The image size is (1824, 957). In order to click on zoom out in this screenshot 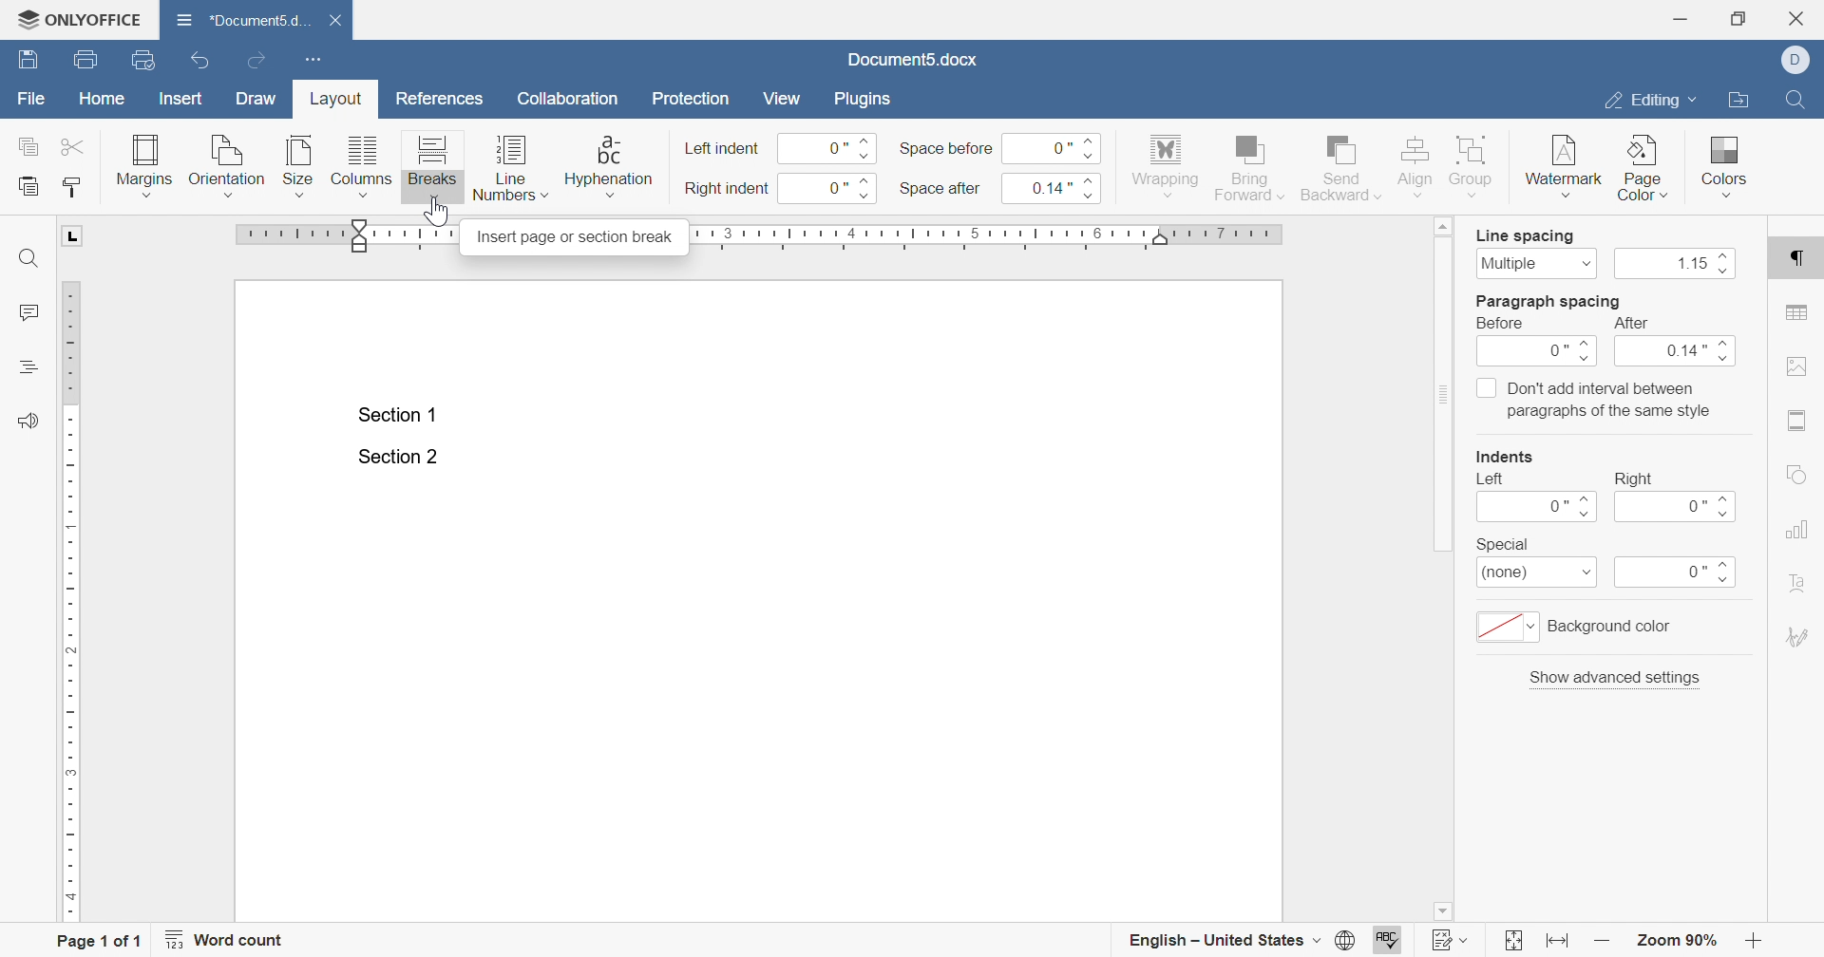, I will do `click(1757, 940)`.